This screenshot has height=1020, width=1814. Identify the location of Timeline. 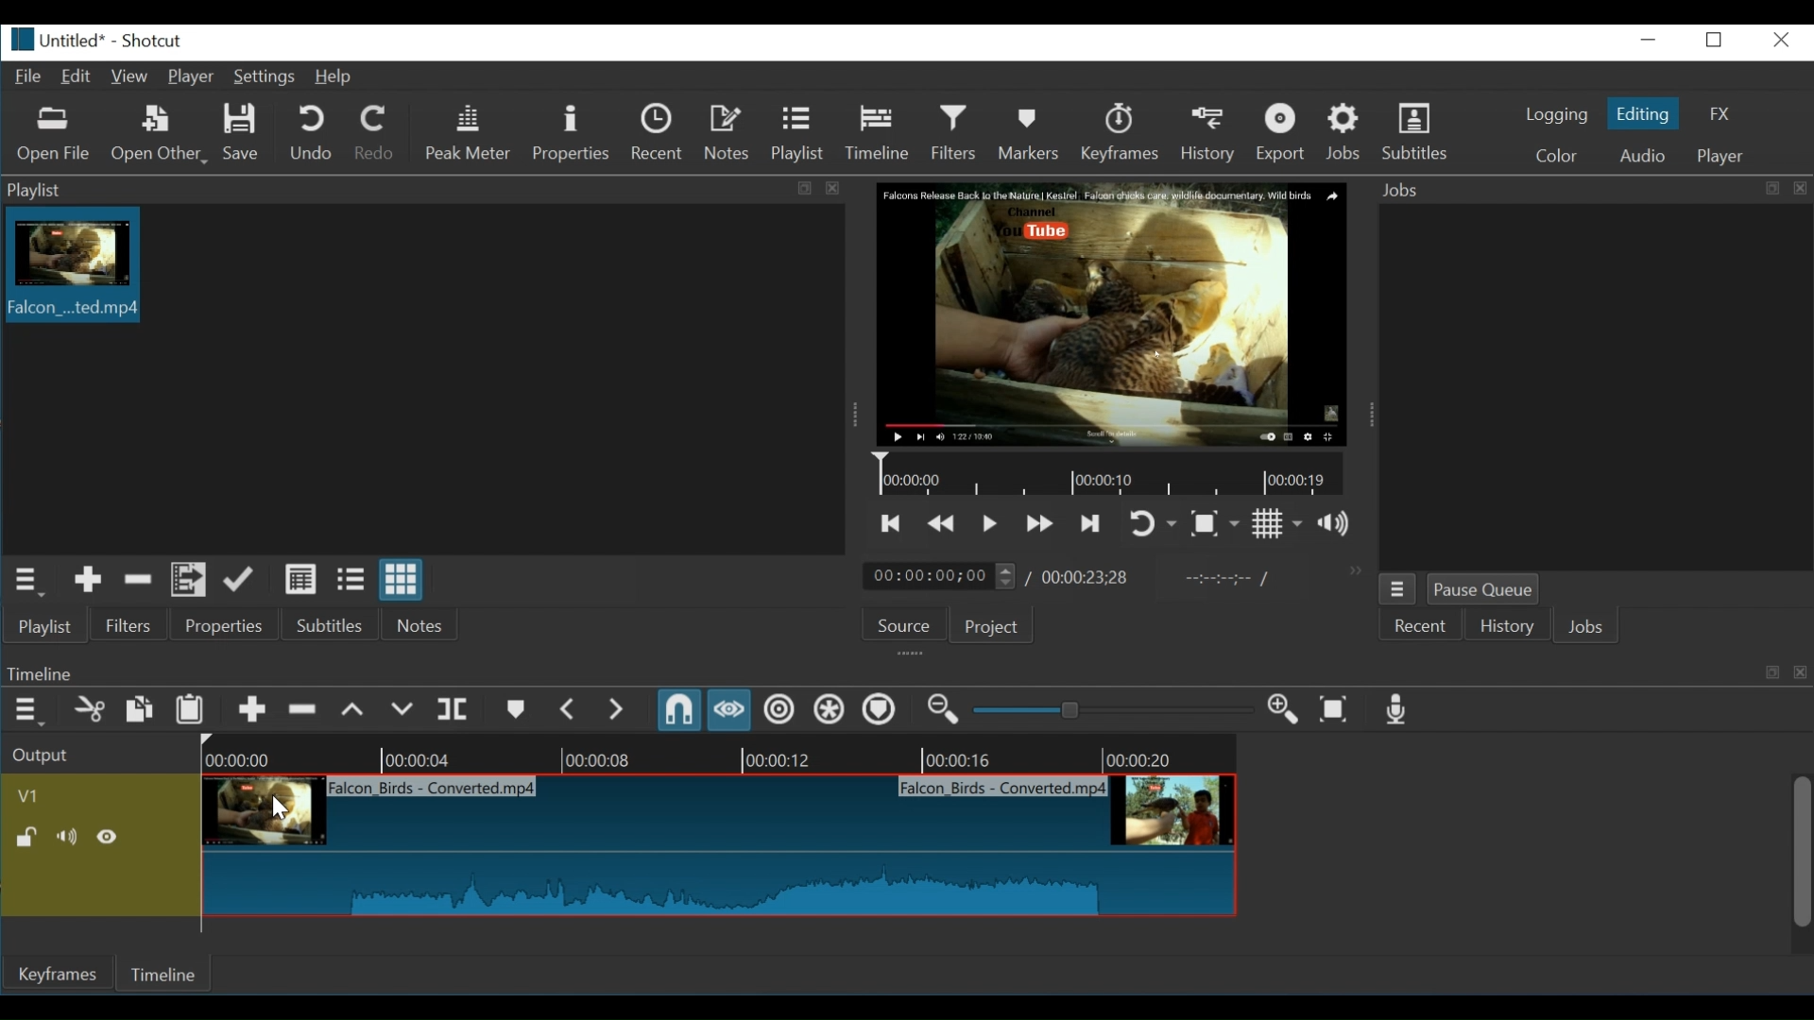
(878, 131).